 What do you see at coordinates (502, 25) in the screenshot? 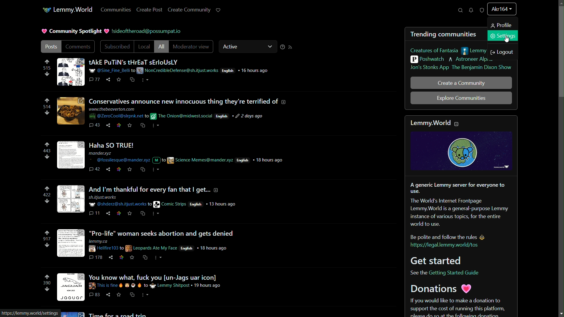
I see `profile` at bounding box center [502, 25].